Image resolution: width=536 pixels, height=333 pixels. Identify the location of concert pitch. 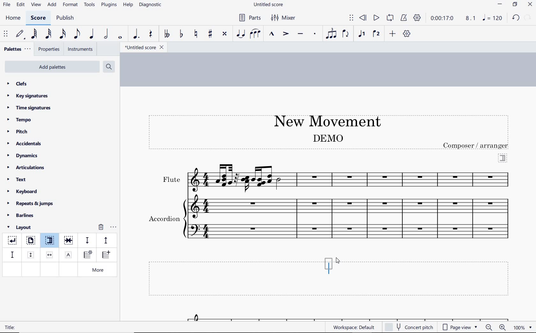
(410, 326).